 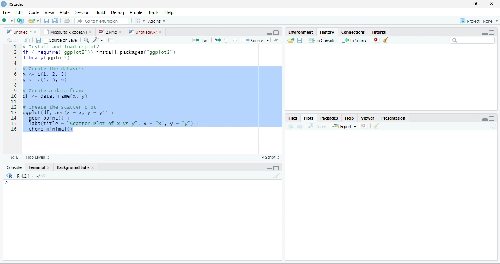 I want to click on Export, so click(x=344, y=126).